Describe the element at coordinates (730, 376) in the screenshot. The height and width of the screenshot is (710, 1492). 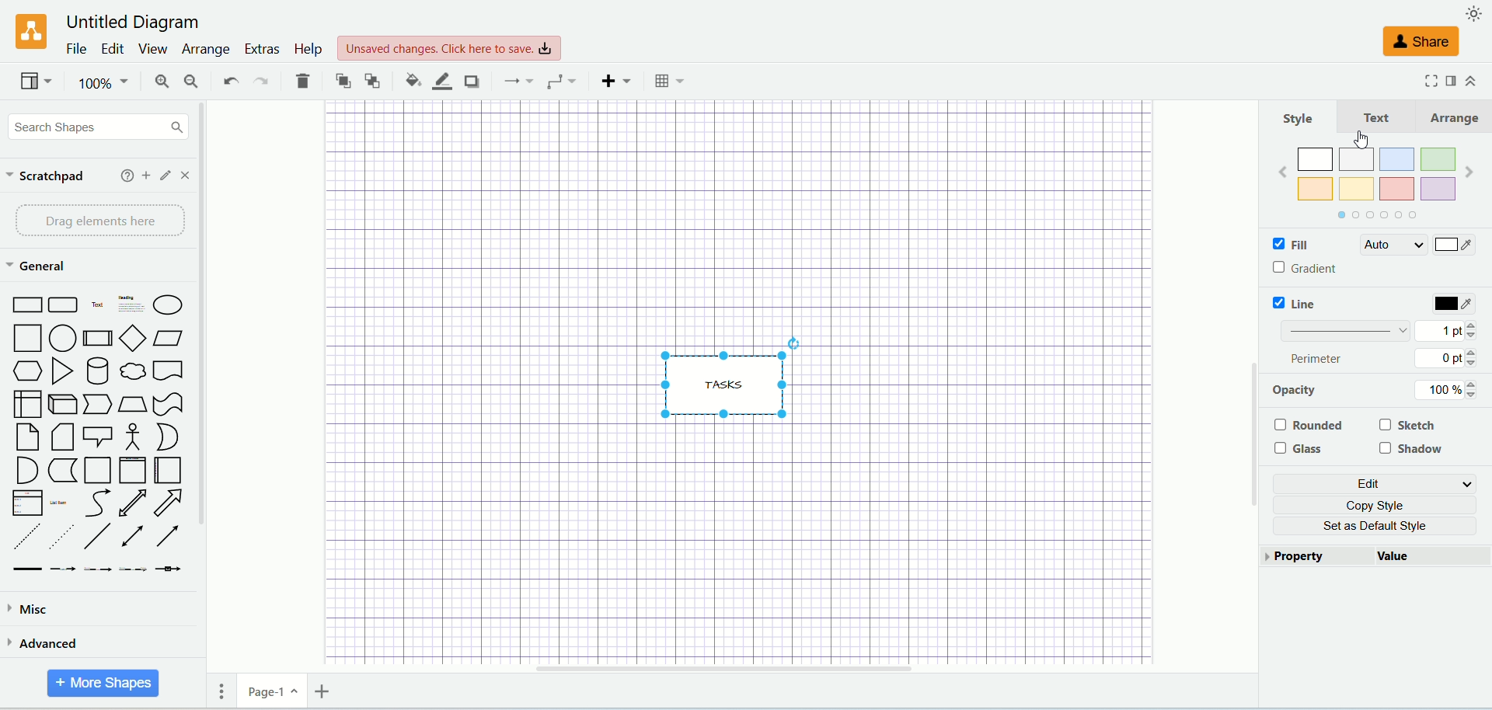
I see `Tasks` at that location.